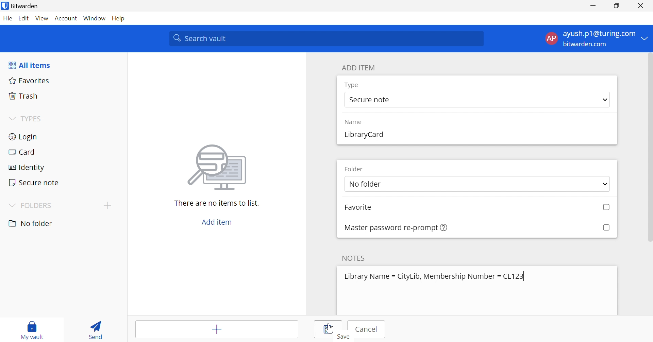 The image size is (653, 342). I want to click on Send, so click(97, 329).